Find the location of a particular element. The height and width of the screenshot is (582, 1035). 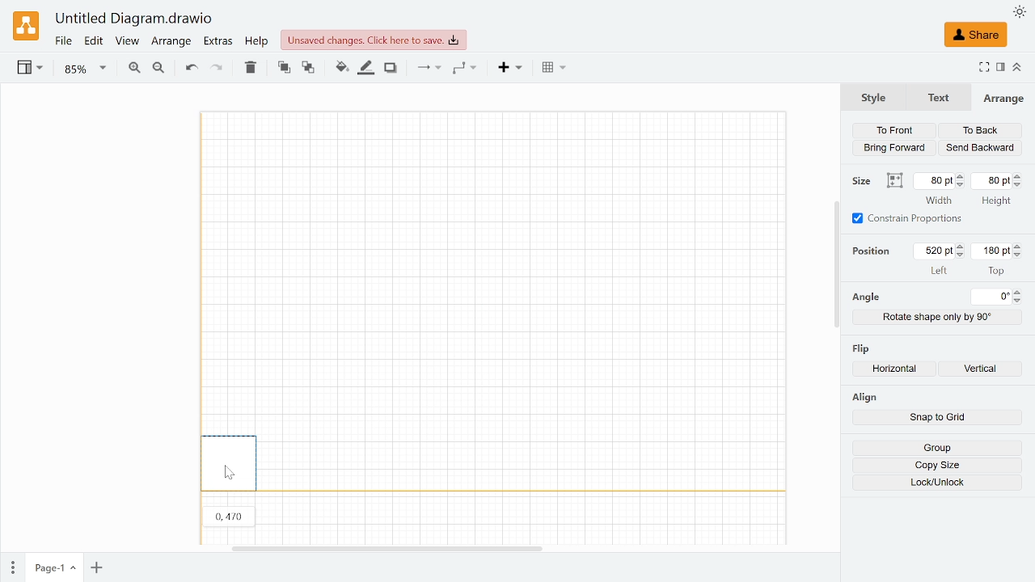

size is located at coordinates (864, 181).